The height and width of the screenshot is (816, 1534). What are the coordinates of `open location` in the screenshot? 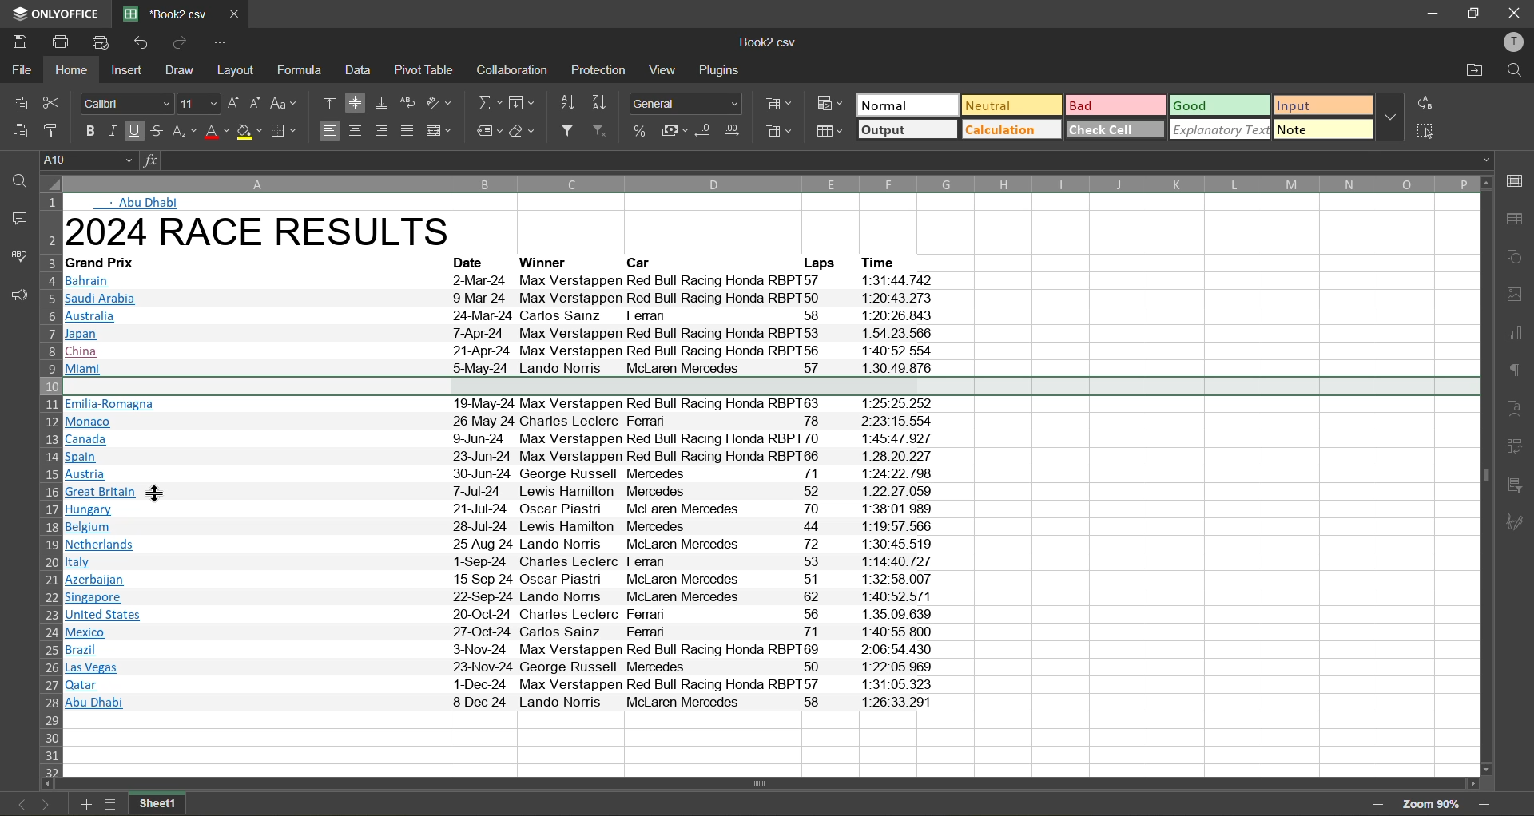 It's located at (1472, 73).